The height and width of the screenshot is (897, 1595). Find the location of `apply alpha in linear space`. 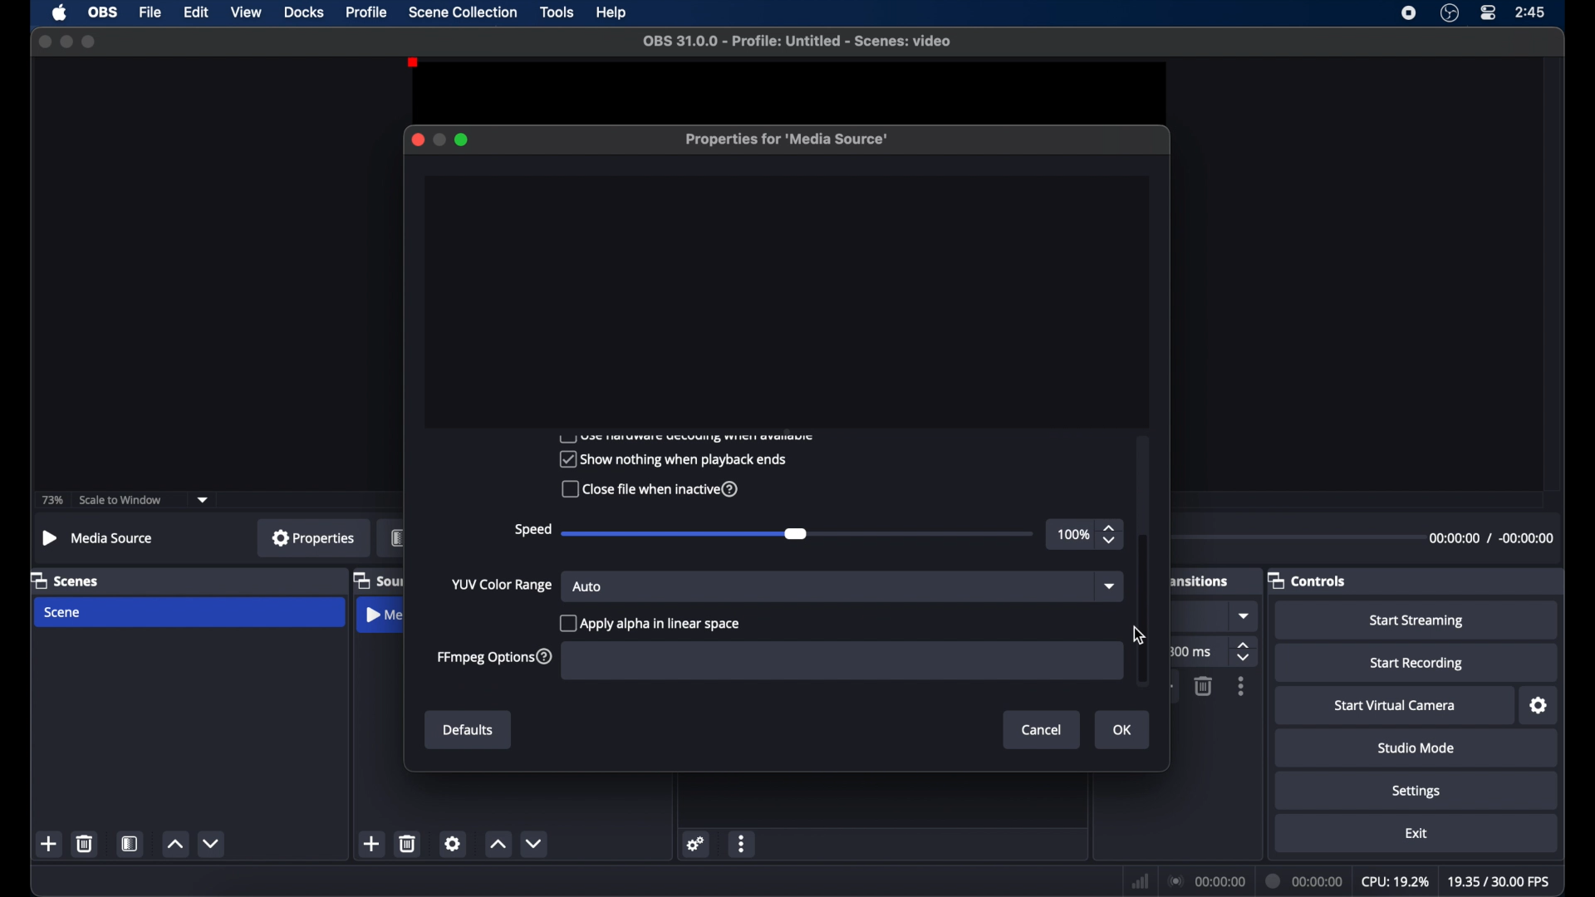

apply alpha in linear space is located at coordinates (653, 622).